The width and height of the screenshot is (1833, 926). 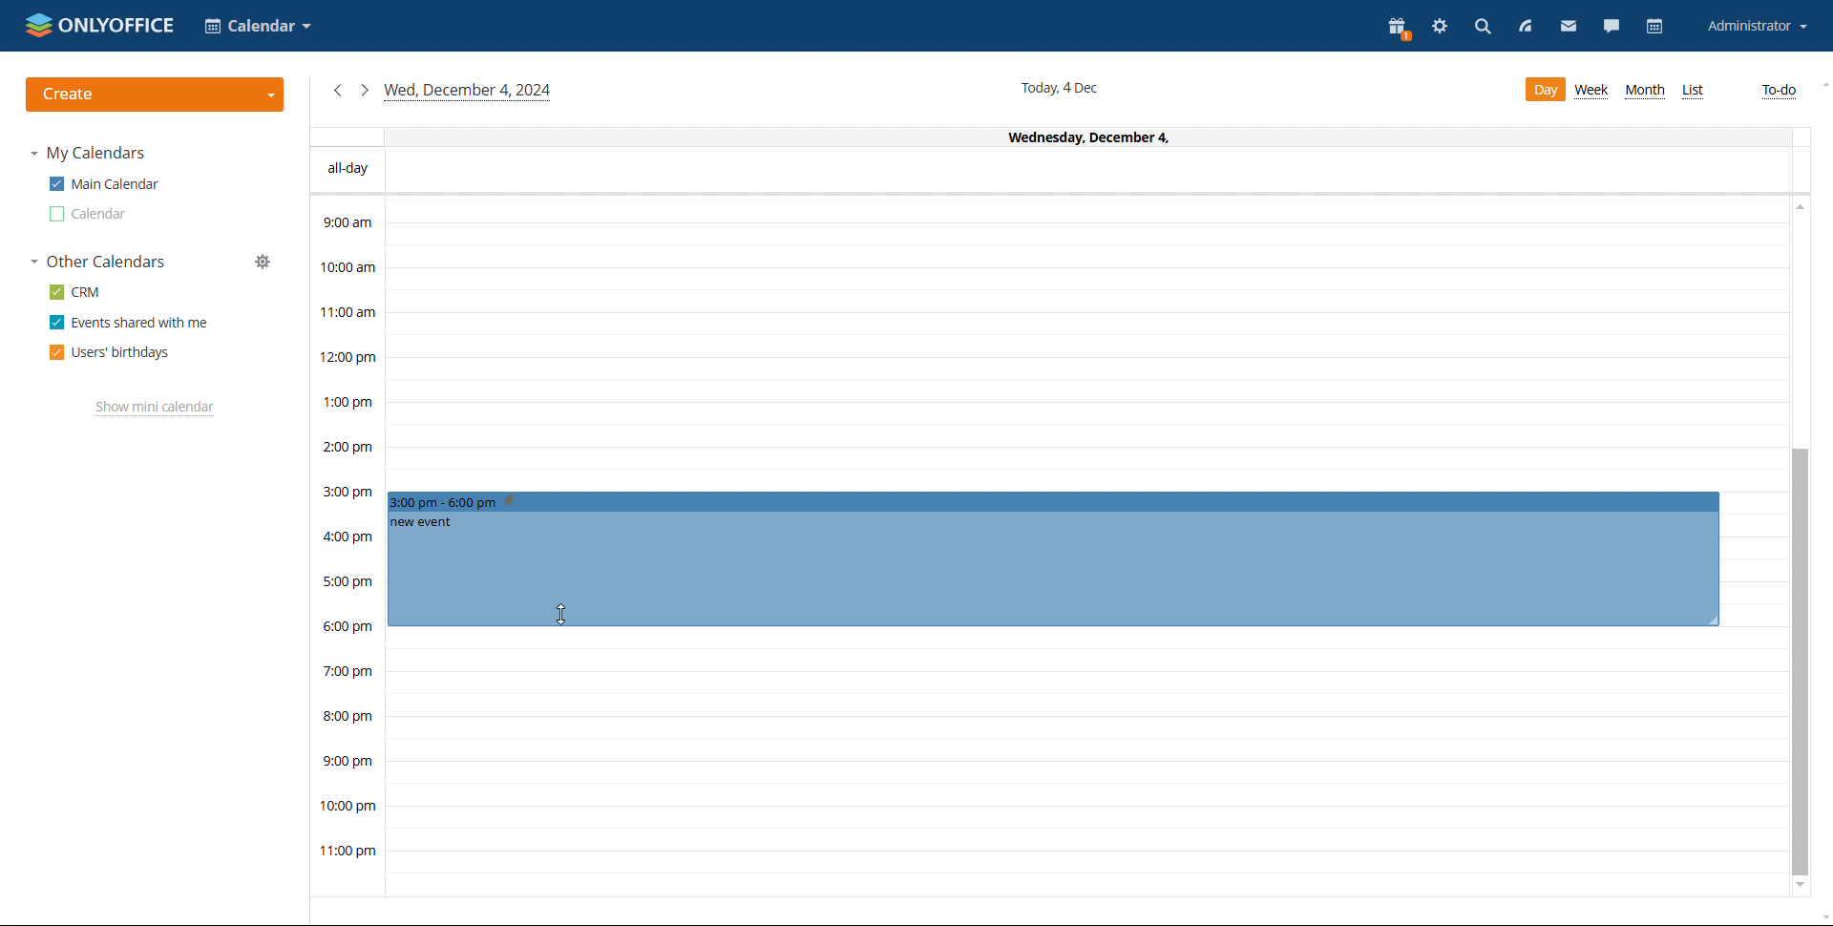 I want to click on scroll up, so click(x=1822, y=86).